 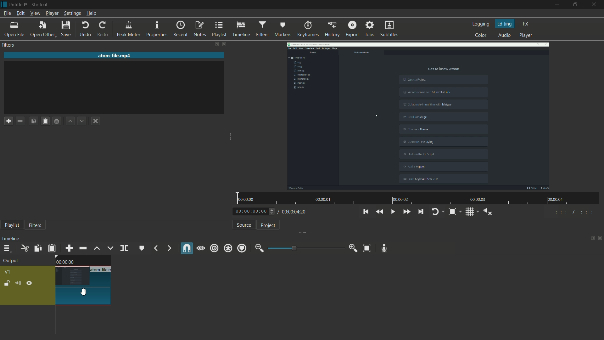 I want to click on move filter up, so click(x=70, y=121).